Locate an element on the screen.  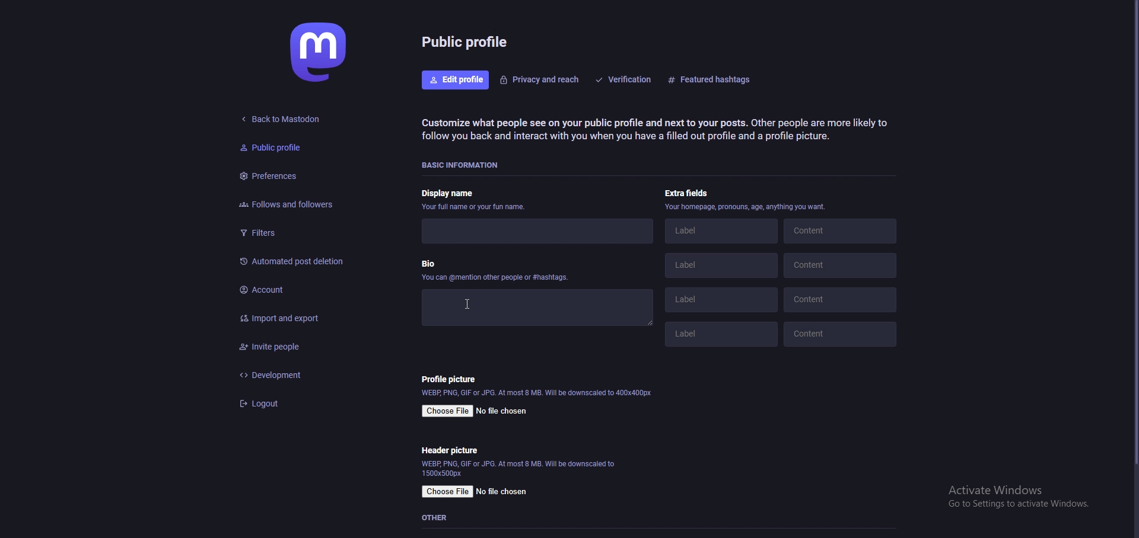
header picture is located at coordinates (449, 450).